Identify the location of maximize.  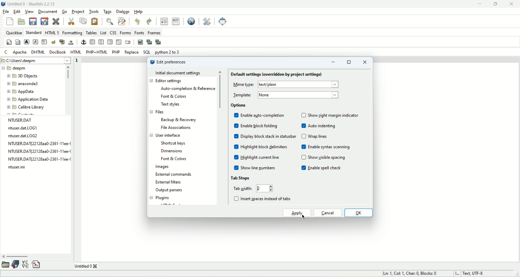
(350, 62).